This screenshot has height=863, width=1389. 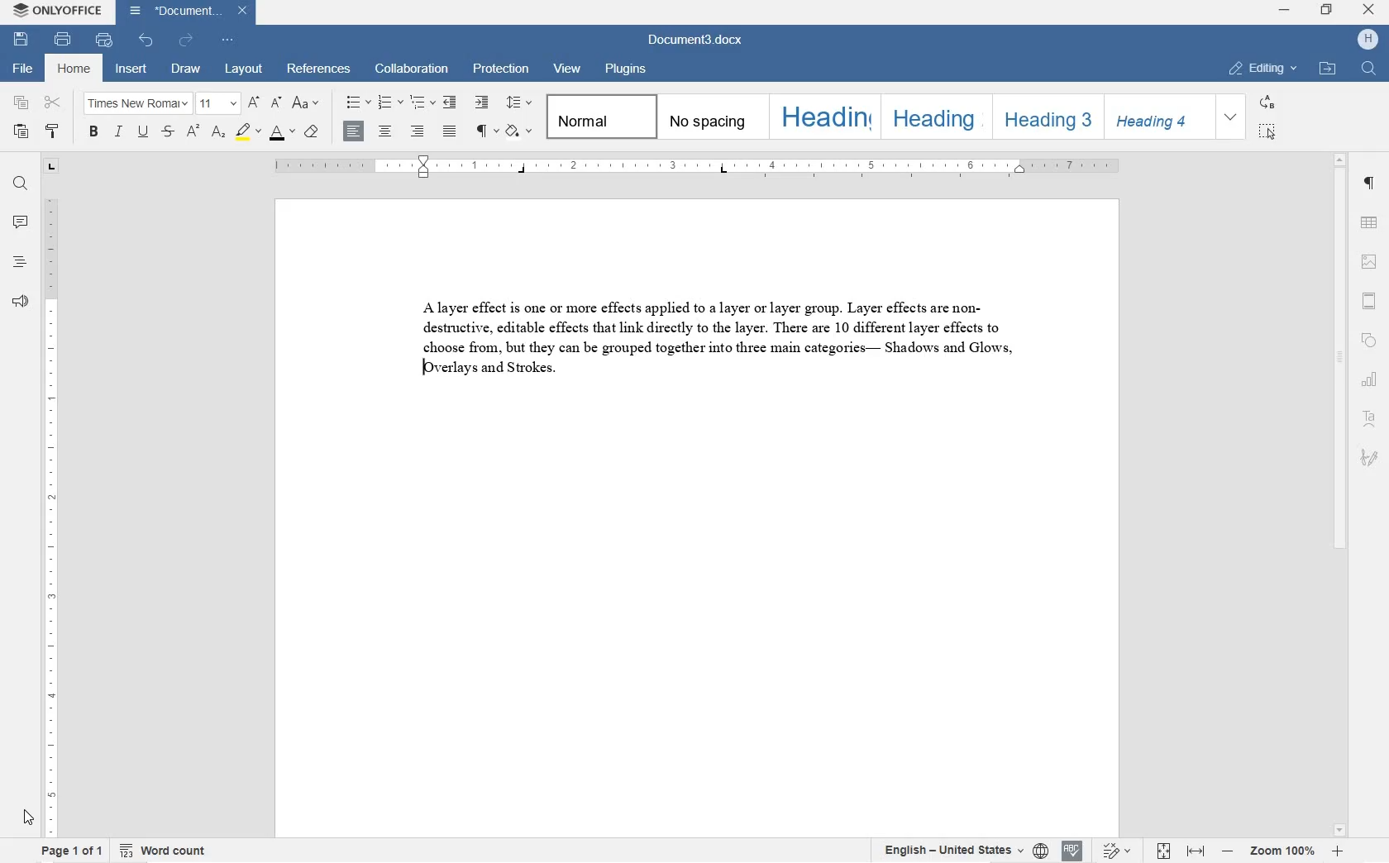 What do you see at coordinates (1233, 118) in the screenshot?
I see `EXPAND FORMATTING STYLE` at bounding box center [1233, 118].